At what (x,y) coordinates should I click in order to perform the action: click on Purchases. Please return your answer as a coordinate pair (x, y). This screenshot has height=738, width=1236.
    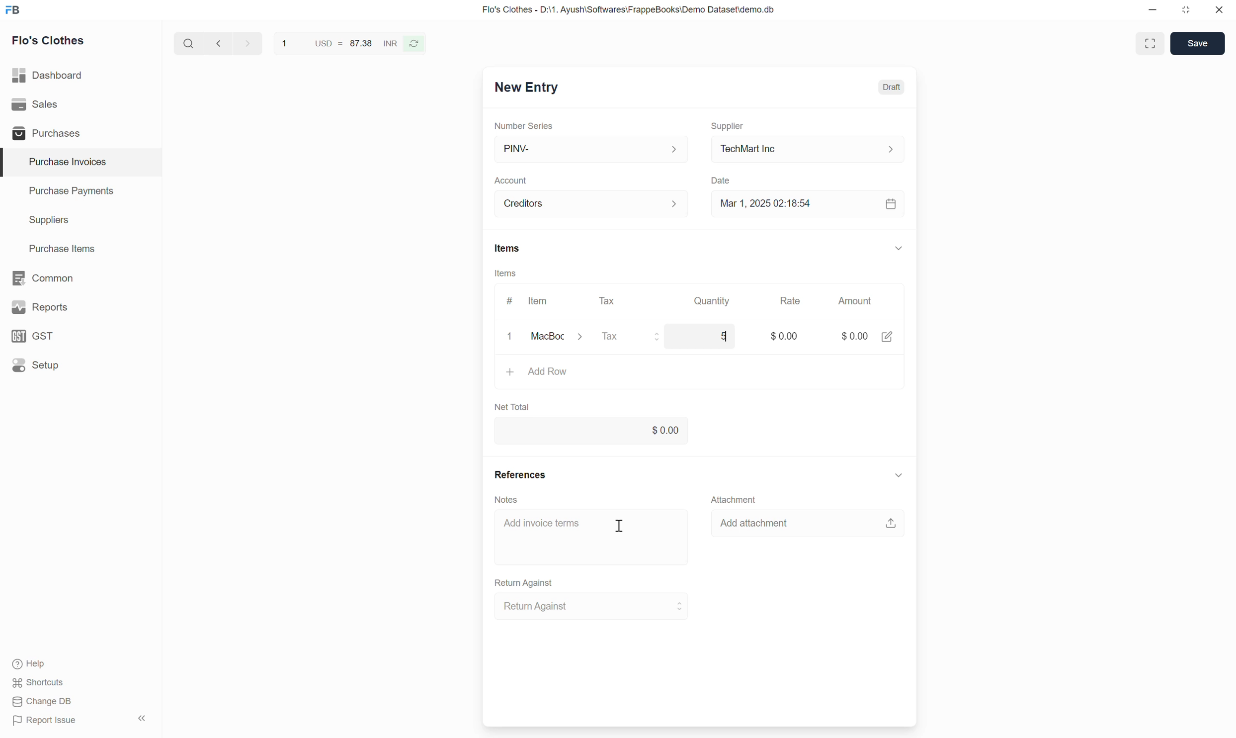
    Looking at the image, I should click on (80, 133).